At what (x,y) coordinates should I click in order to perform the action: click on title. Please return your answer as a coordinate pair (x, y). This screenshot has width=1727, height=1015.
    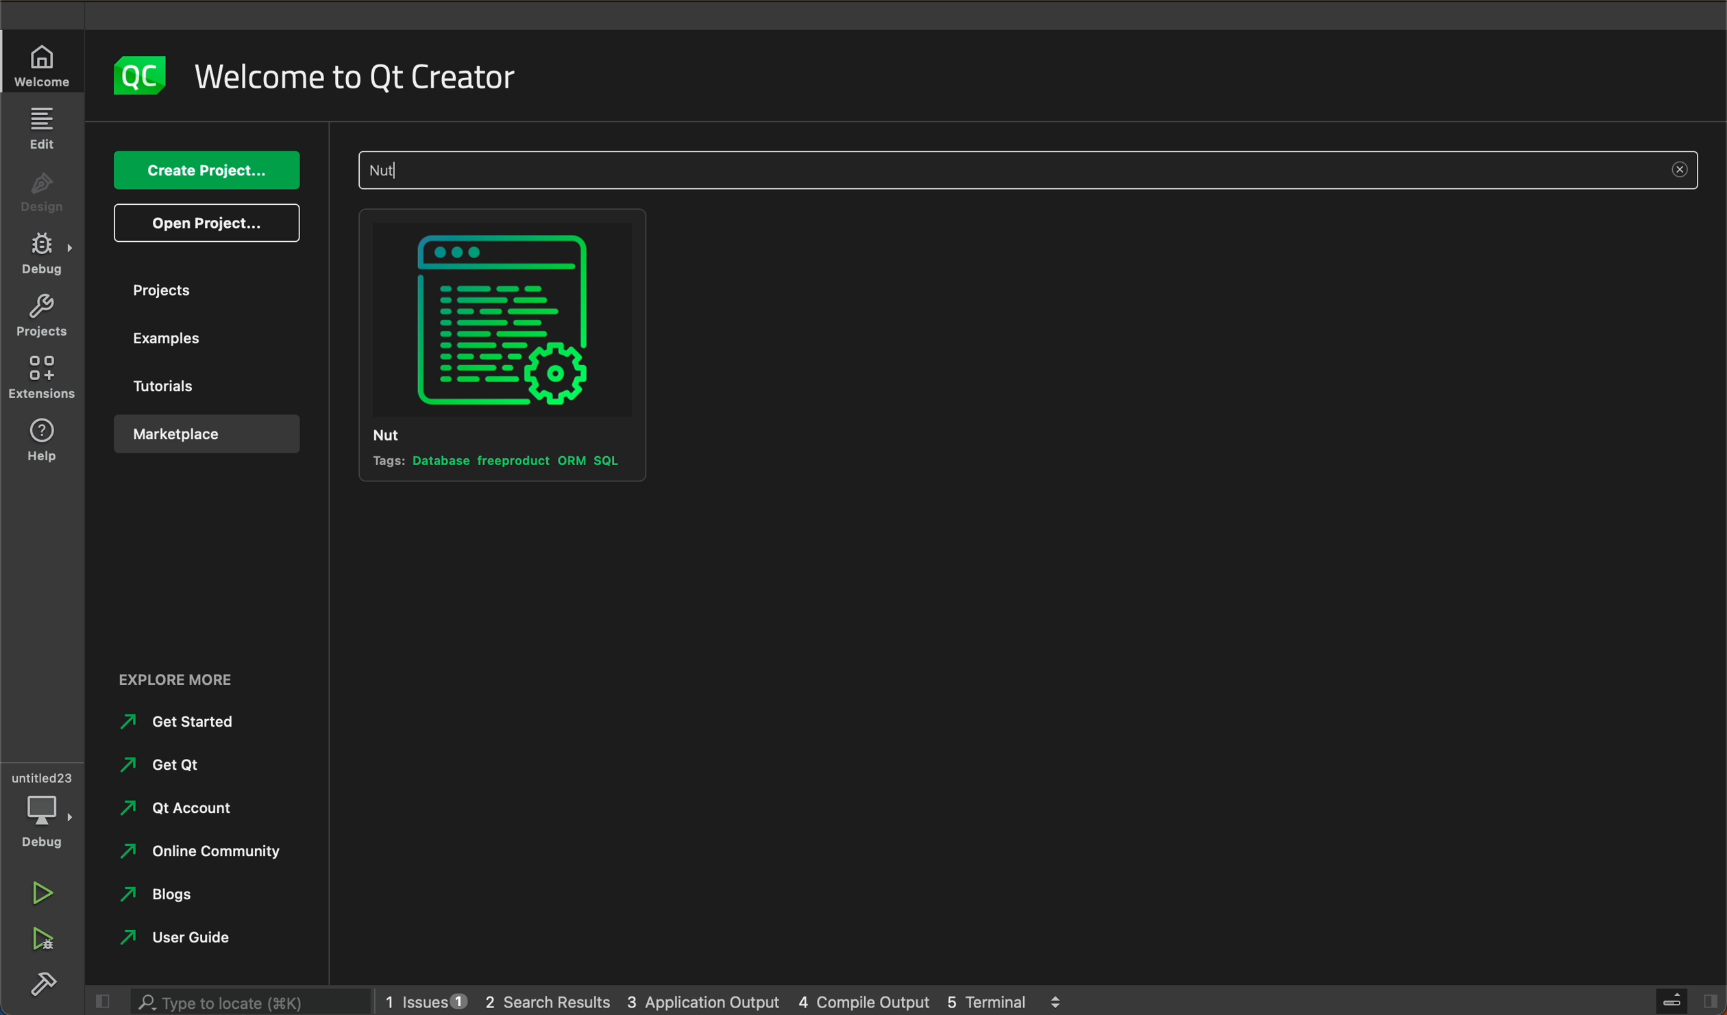
    Looking at the image, I should click on (406, 433).